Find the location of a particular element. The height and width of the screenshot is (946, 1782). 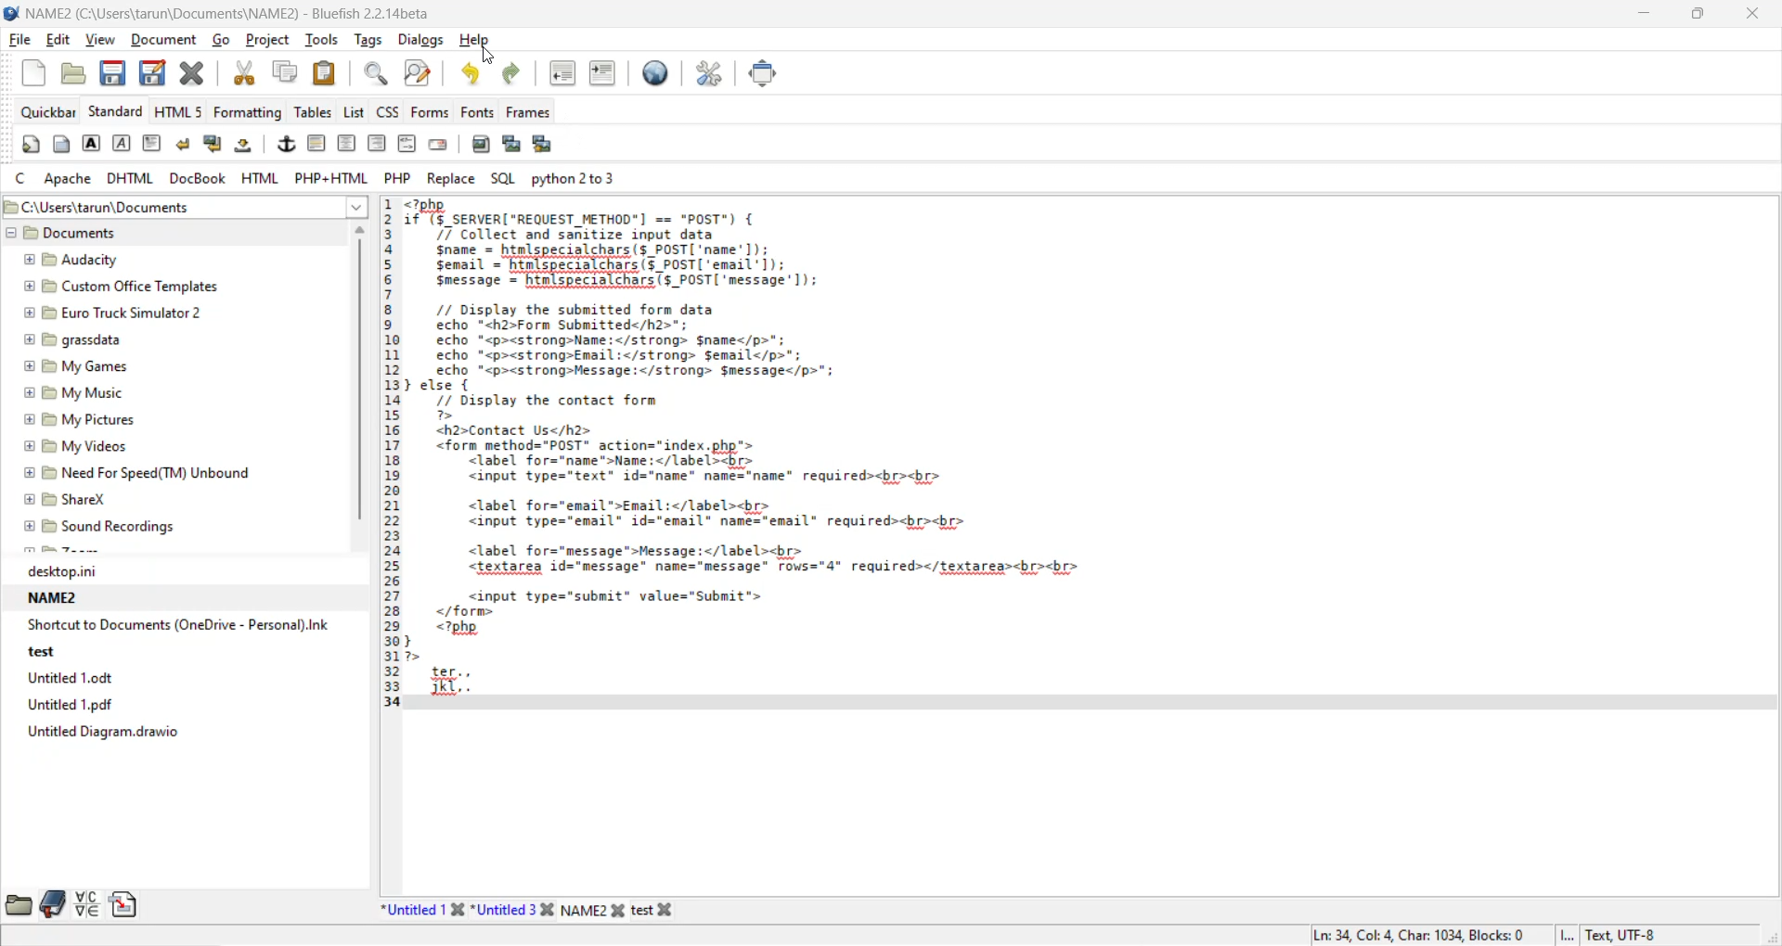

charmap is located at coordinates (89, 903).